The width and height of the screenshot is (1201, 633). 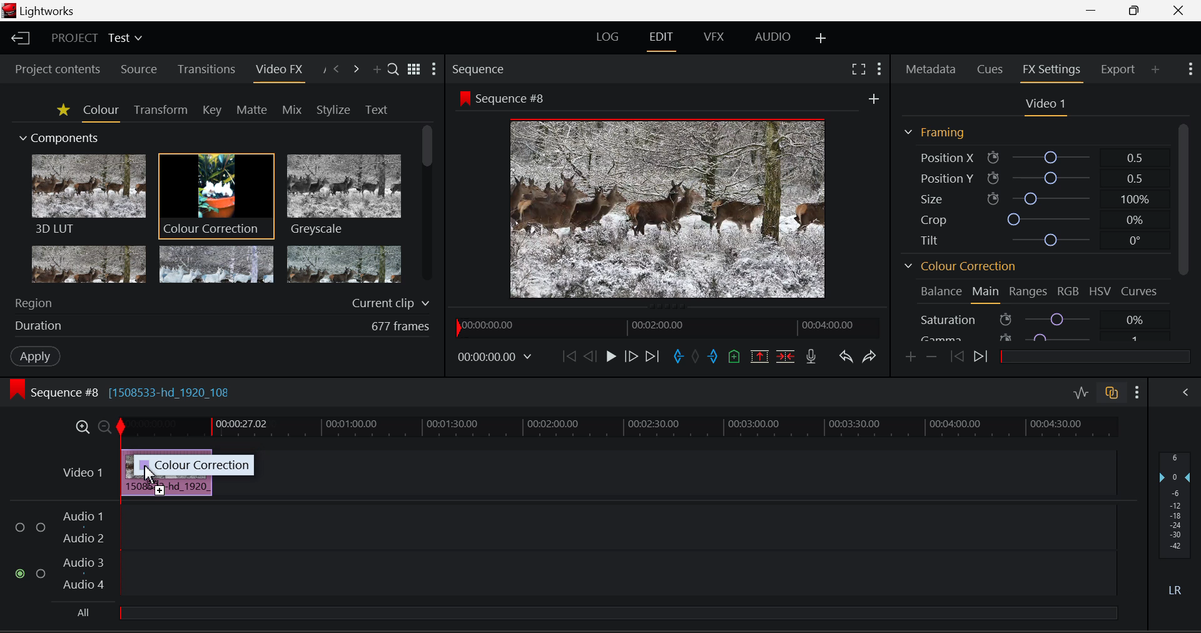 What do you see at coordinates (1112, 394) in the screenshot?
I see `Toggle Auto Track Sync` at bounding box center [1112, 394].